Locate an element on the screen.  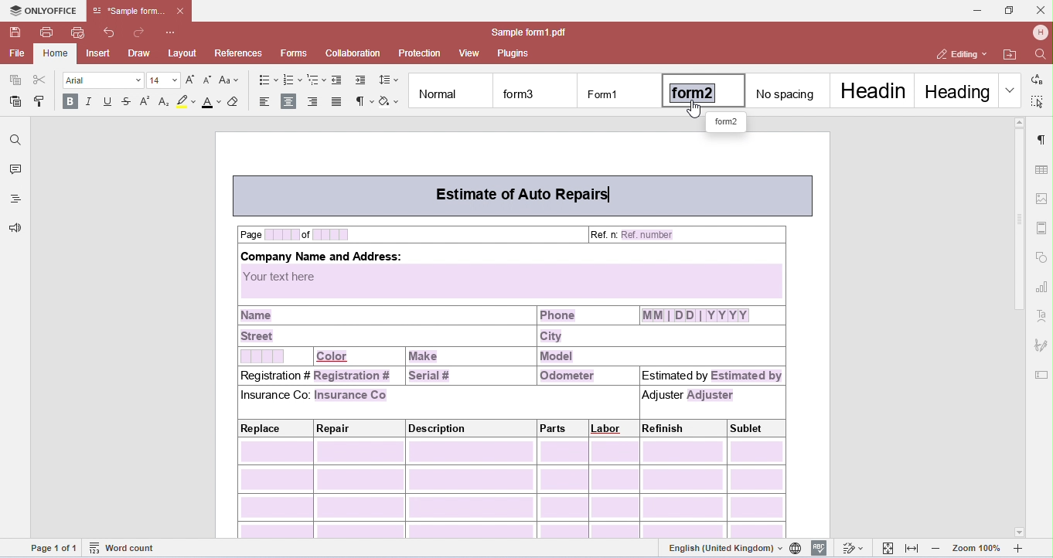
find is located at coordinates (1038, 53).